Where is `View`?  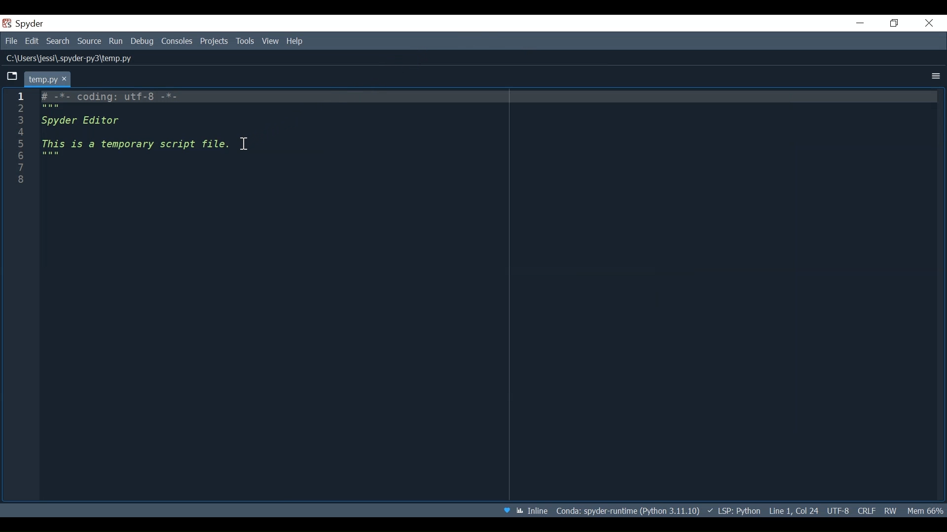 View is located at coordinates (269, 41).